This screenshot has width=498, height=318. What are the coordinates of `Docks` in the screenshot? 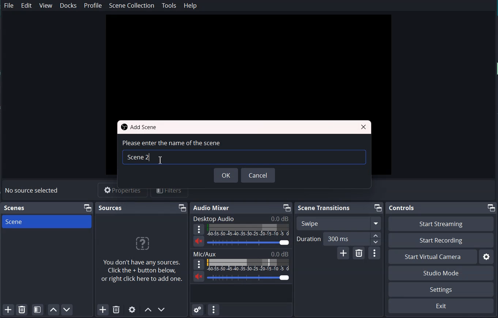 It's located at (68, 5).